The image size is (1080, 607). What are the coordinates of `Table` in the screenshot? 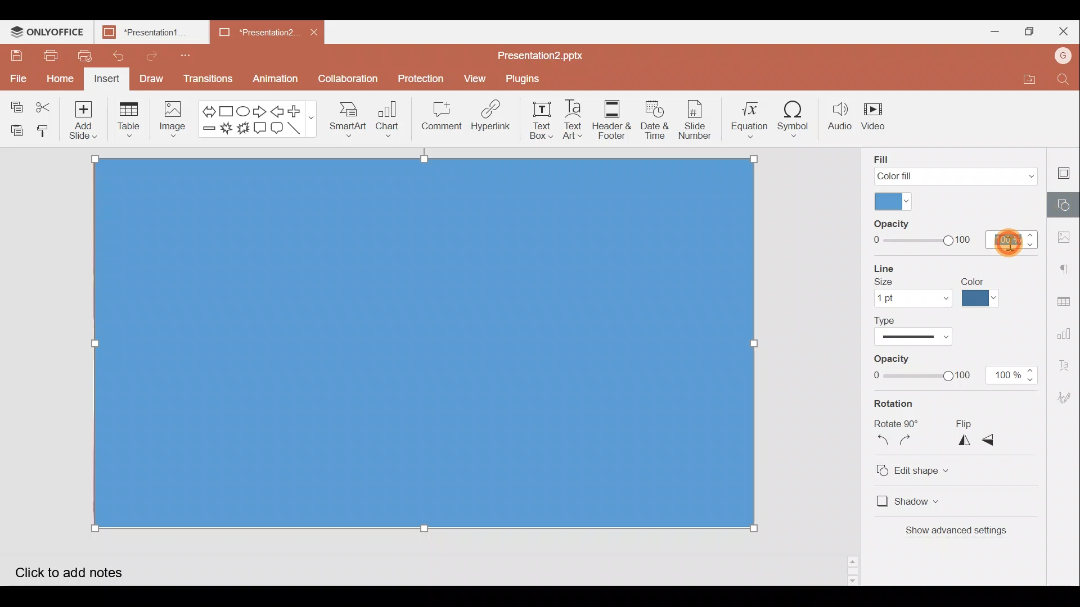 It's located at (132, 119).